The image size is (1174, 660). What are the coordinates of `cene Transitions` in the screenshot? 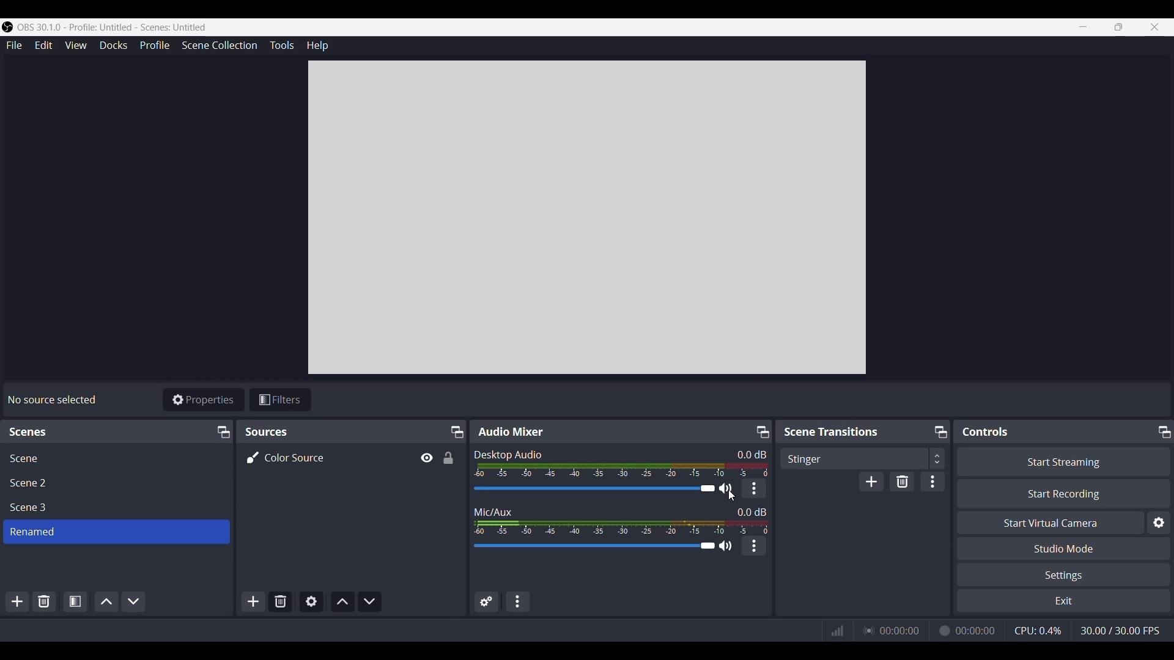 It's located at (833, 432).